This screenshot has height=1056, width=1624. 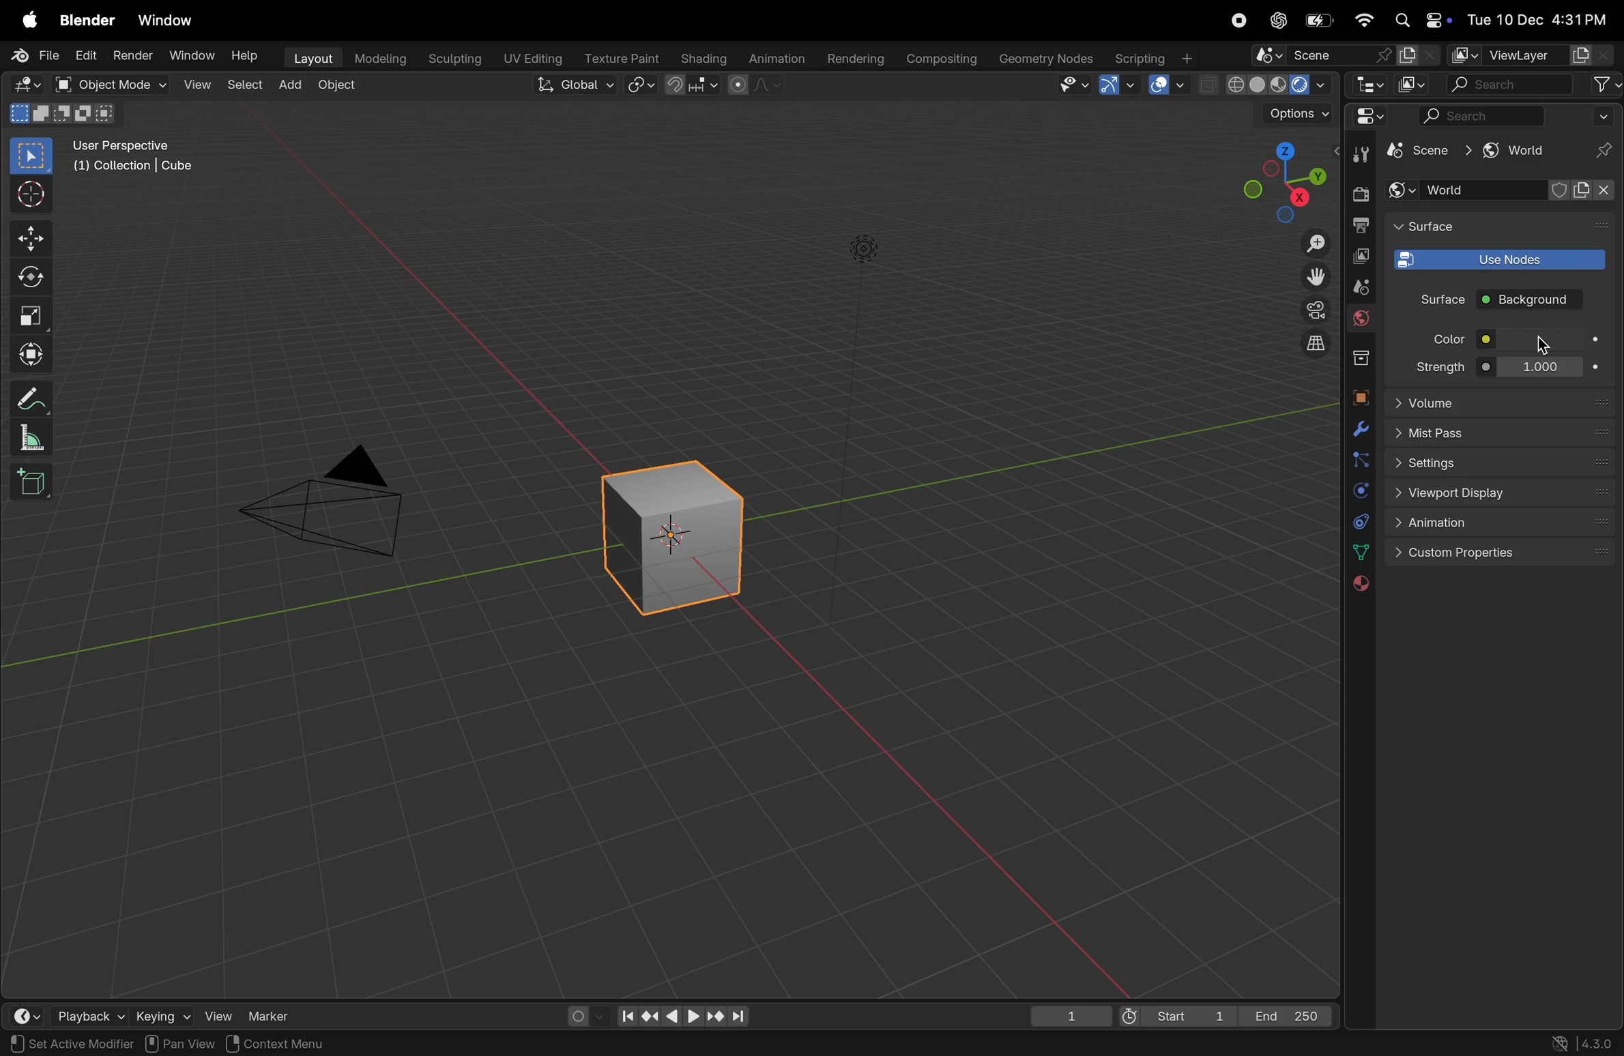 What do you see at coordinates (1265, 85) in the screenshot?
I see `view port shading` at bounding box center [1265, 85].